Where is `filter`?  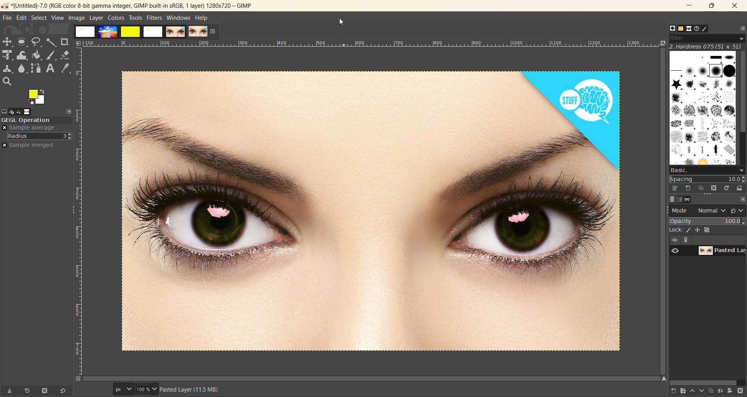 filter is located at coordinates (707, 38).